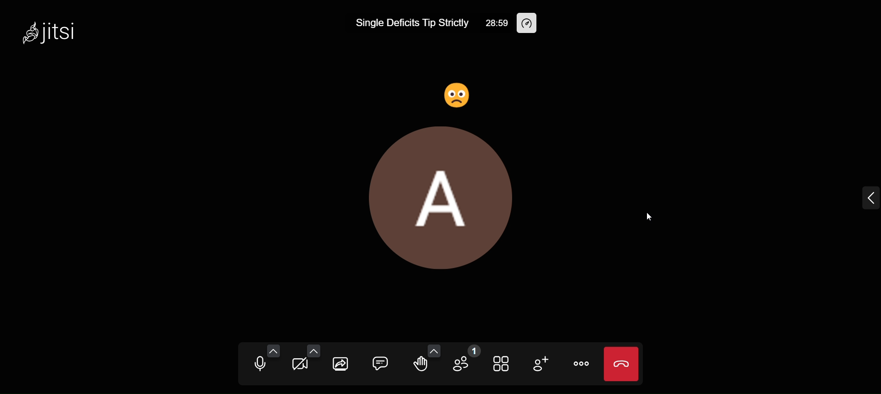  What do you see at coordinates (529, 22) in the screenshot?
I see `performance setting` at bounding box center [529, 22].